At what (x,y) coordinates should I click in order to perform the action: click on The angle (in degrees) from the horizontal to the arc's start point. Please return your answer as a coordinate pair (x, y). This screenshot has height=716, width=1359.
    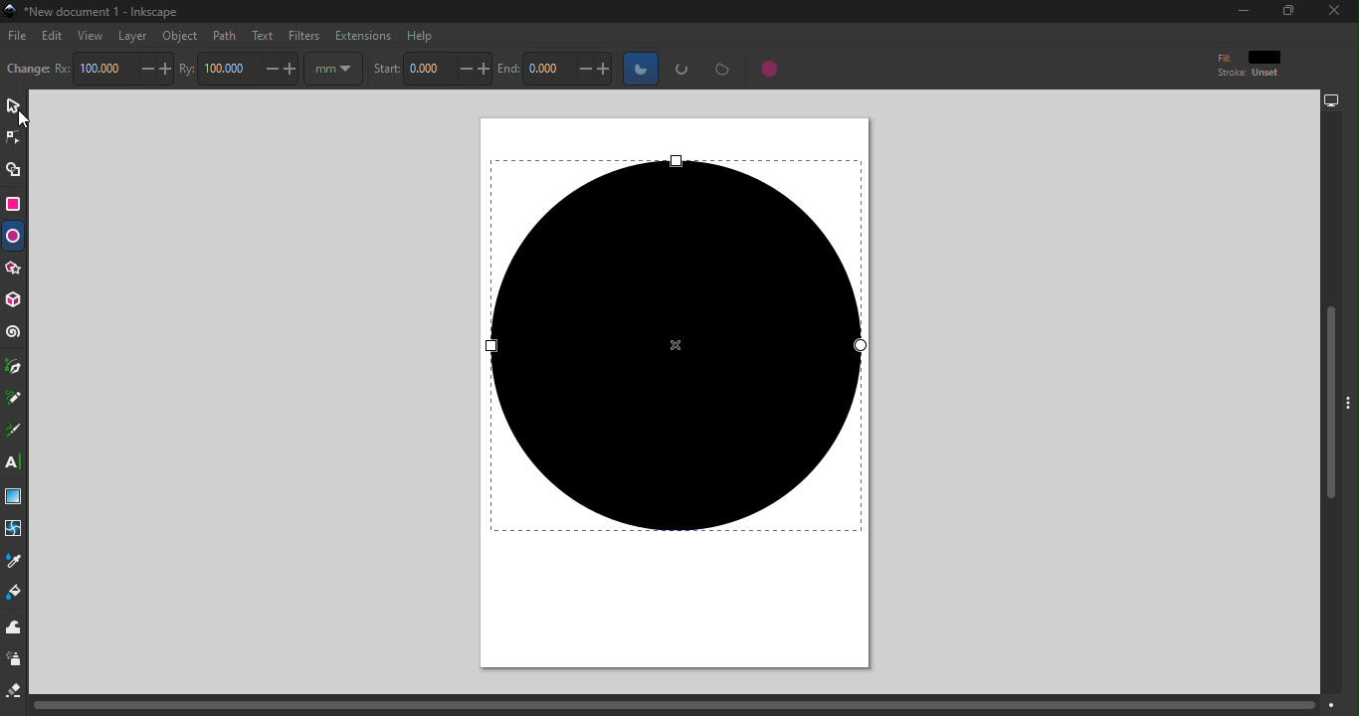
    Looking at the image, I should click on (446, 69).